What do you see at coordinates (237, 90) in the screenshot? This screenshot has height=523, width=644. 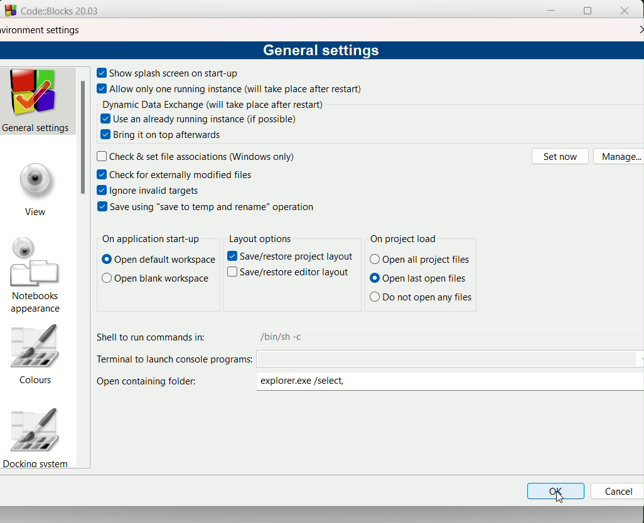 I see `text` at bounding box center [237, 90].